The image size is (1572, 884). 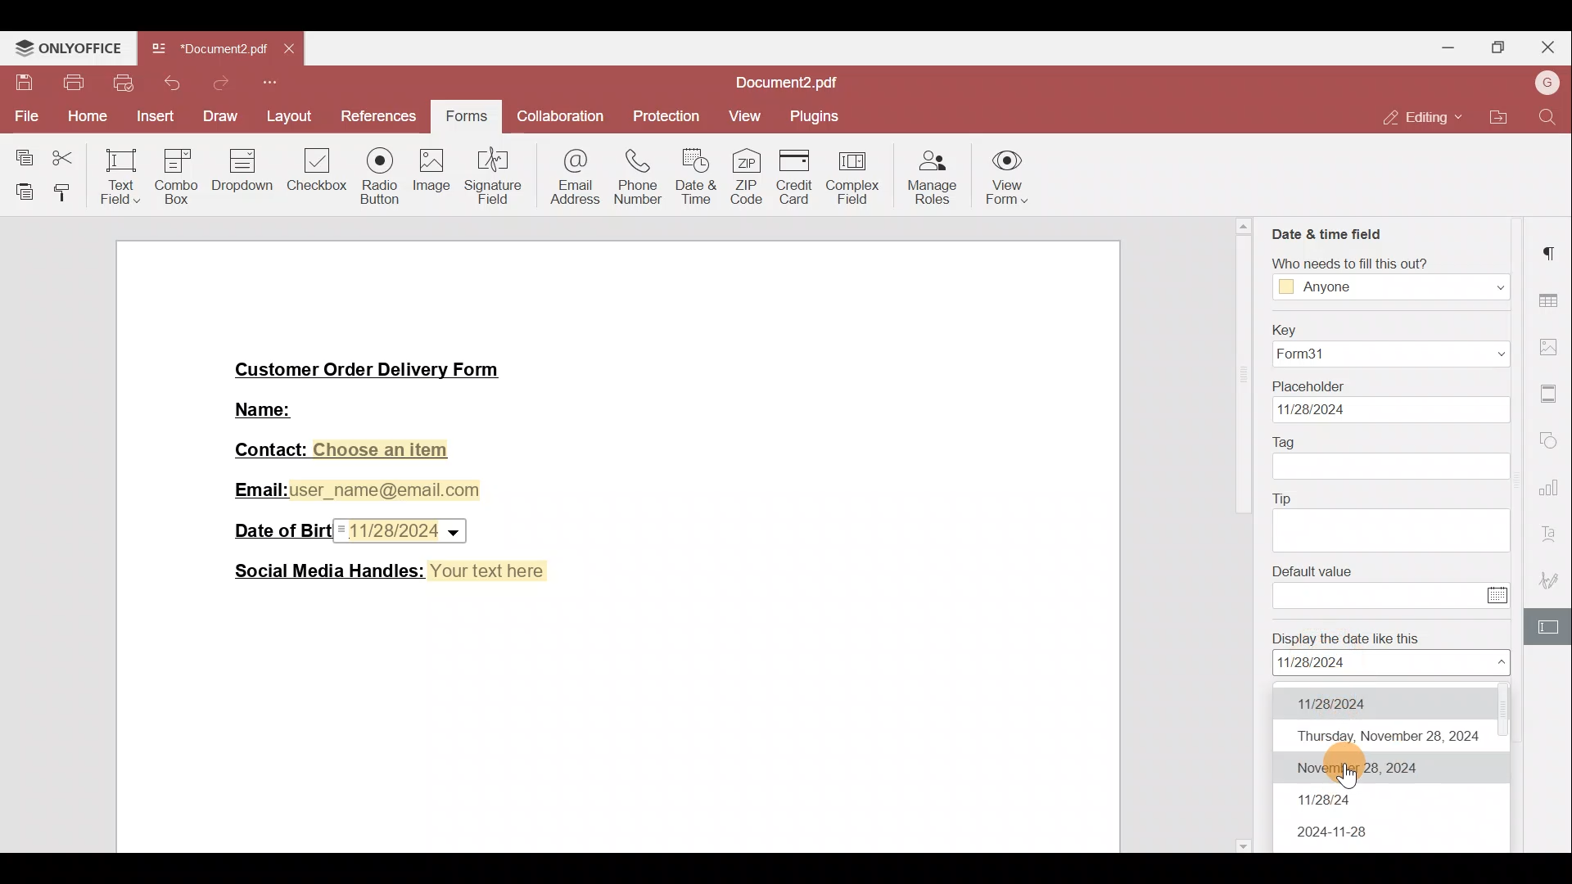 I want to click on enter value, so click(x=1378, y=594).